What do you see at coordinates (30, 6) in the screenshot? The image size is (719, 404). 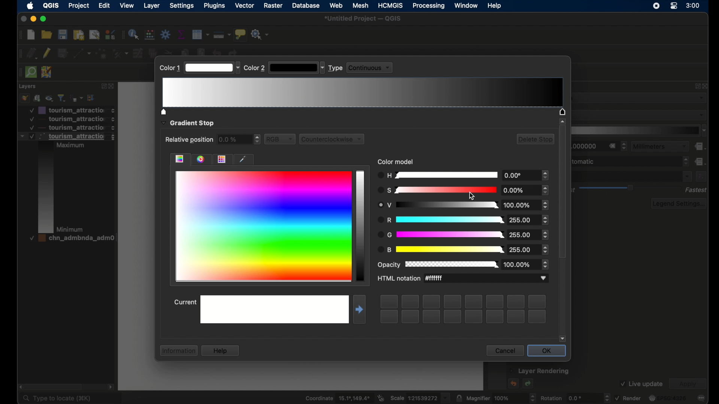 I see `apple icon` at bounding box center [30, 6].